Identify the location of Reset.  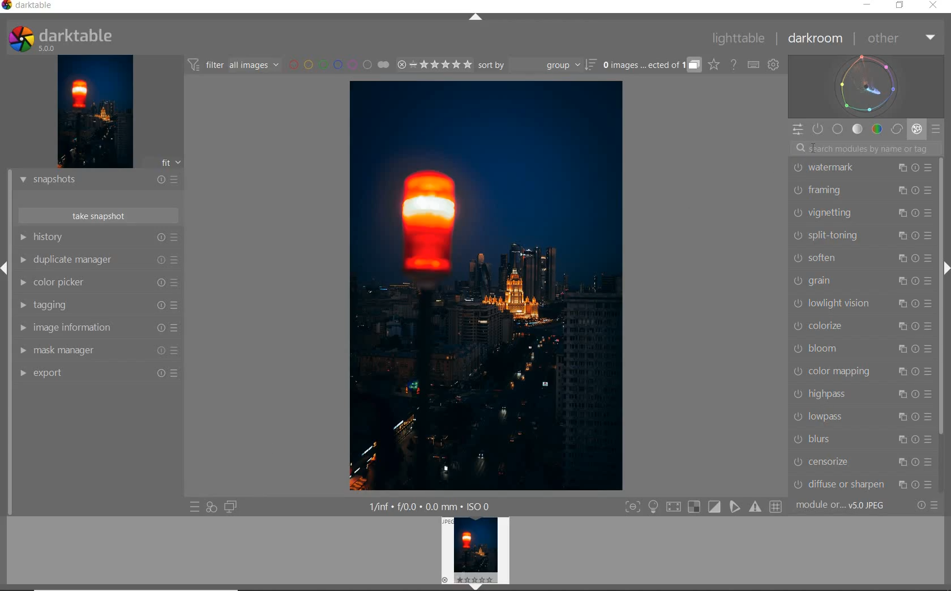
(916, 462).